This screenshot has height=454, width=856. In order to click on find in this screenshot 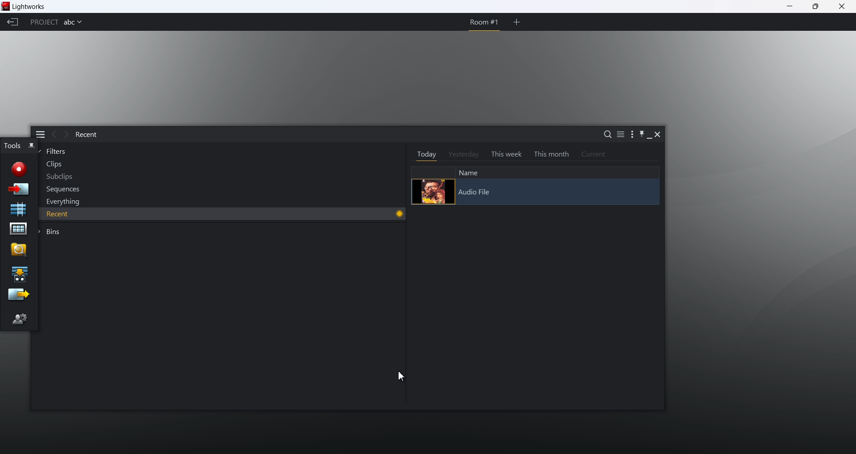, I will do `click(18, 250)`.